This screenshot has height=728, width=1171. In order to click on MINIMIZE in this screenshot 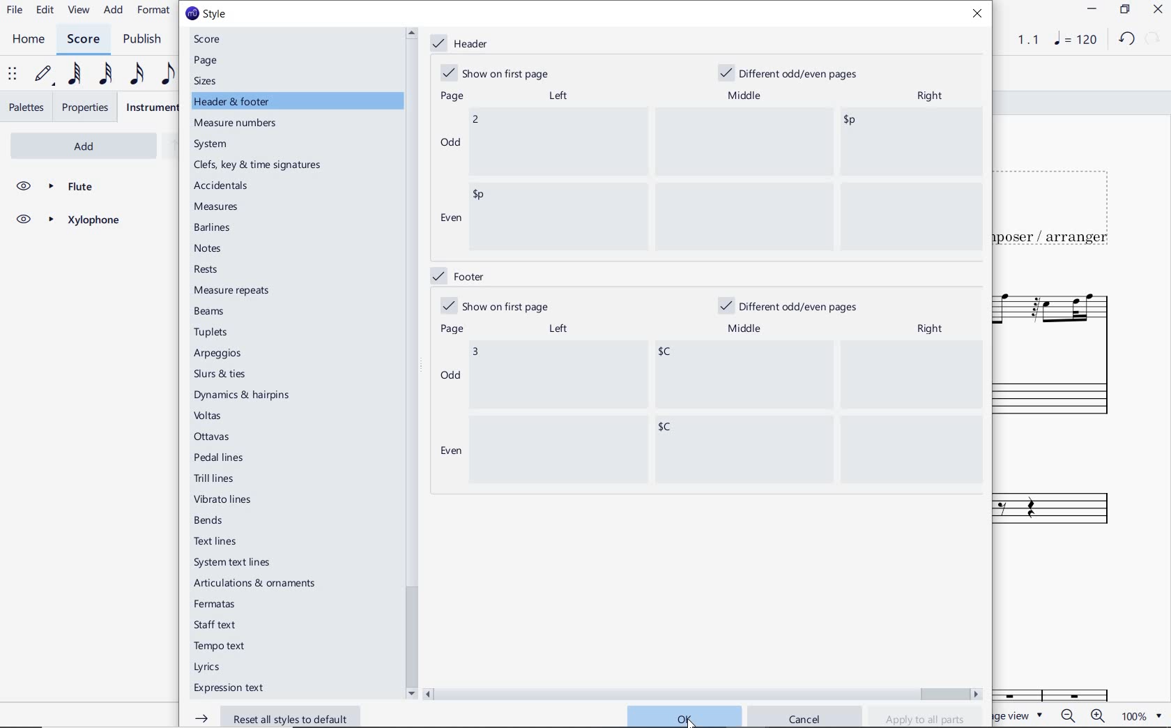, I will do `click(1091, 9)`.